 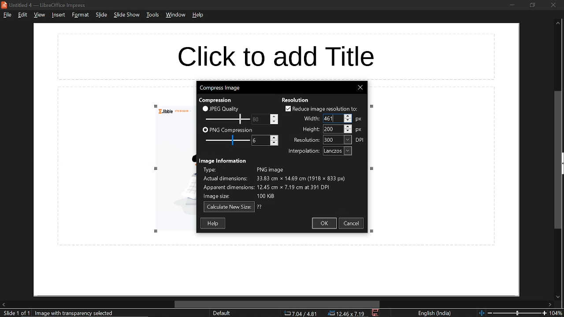 What do you see at coordinates (349, 131) in the screenshot?
I see `Decrease ` at bounding box center [349, 131].